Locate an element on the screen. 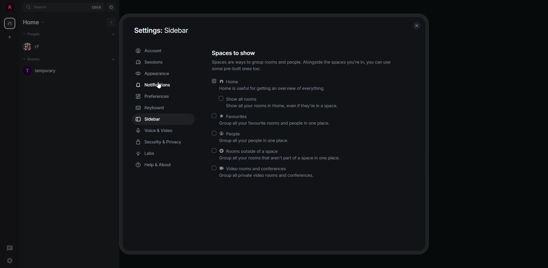  add is located at coordinates (113, 34).